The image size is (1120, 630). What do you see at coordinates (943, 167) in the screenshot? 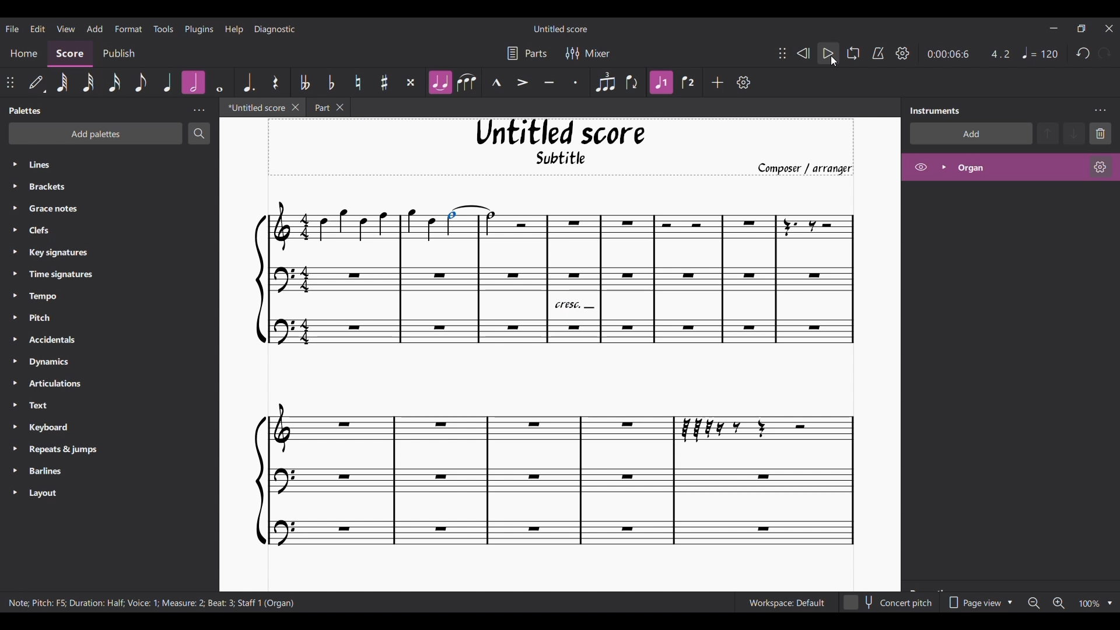
I see `Expand` at bounding box center [943, 167].